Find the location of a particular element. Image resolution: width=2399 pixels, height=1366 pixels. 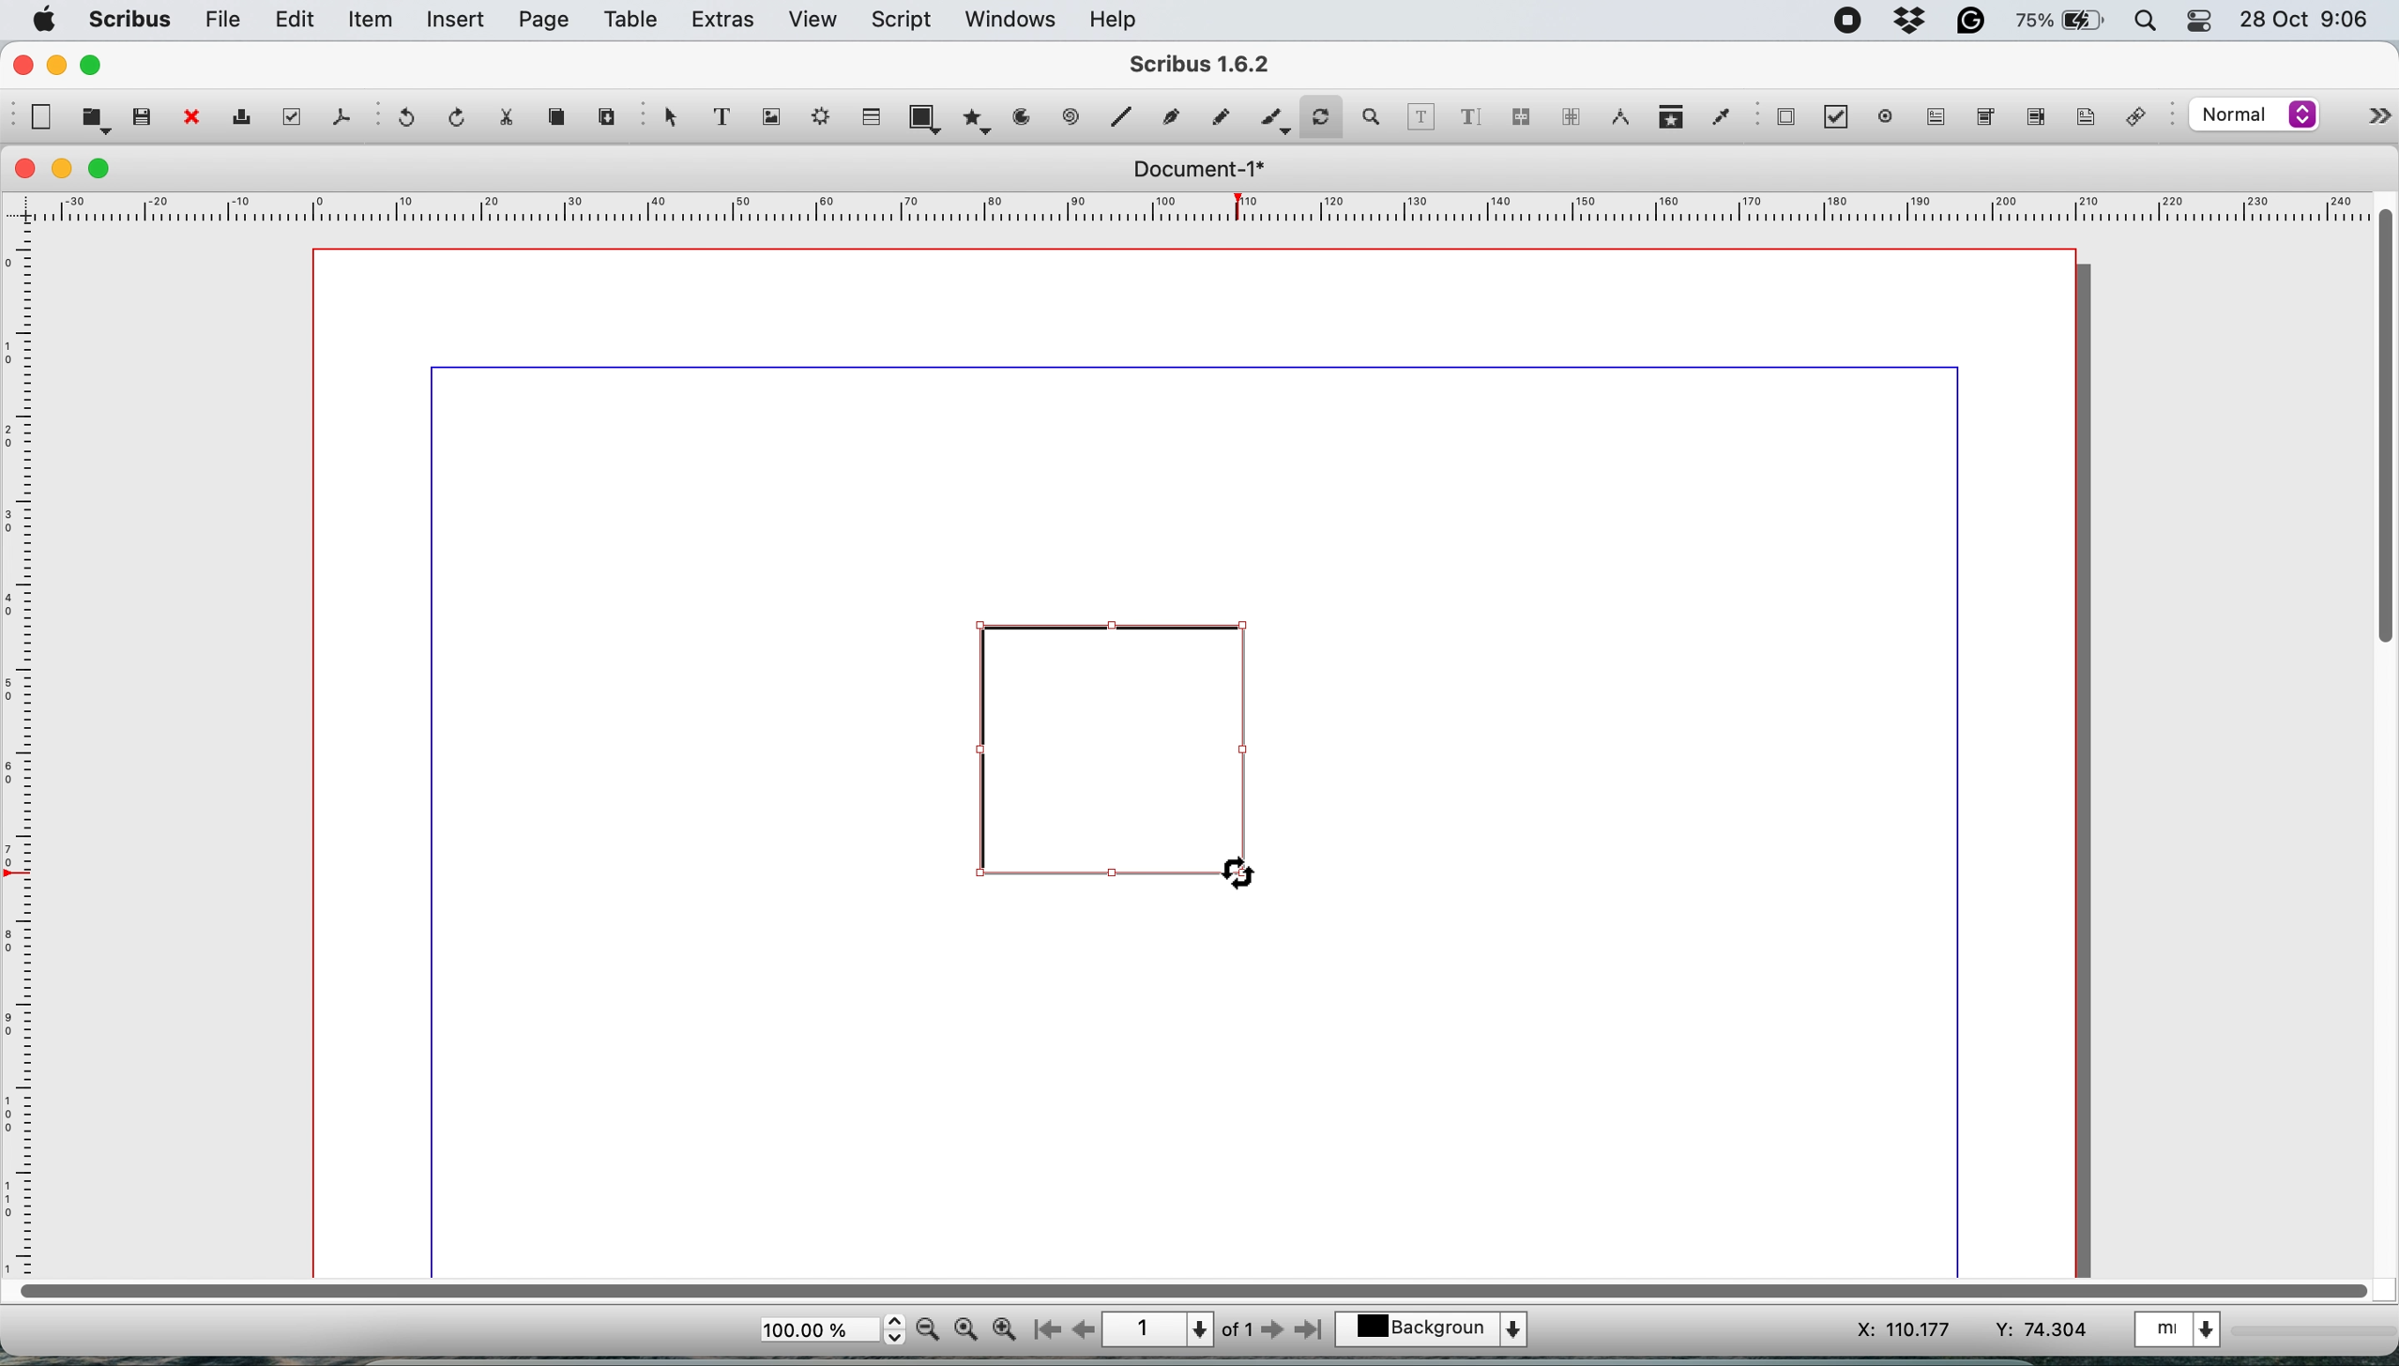

item is located at coordinates (372, 23).